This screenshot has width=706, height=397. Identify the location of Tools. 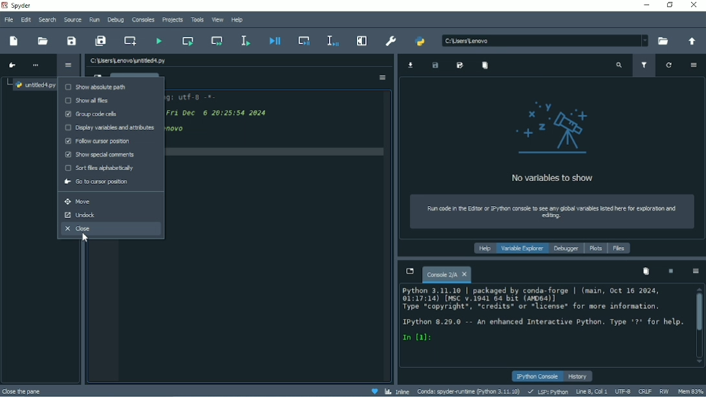
(198, 19).